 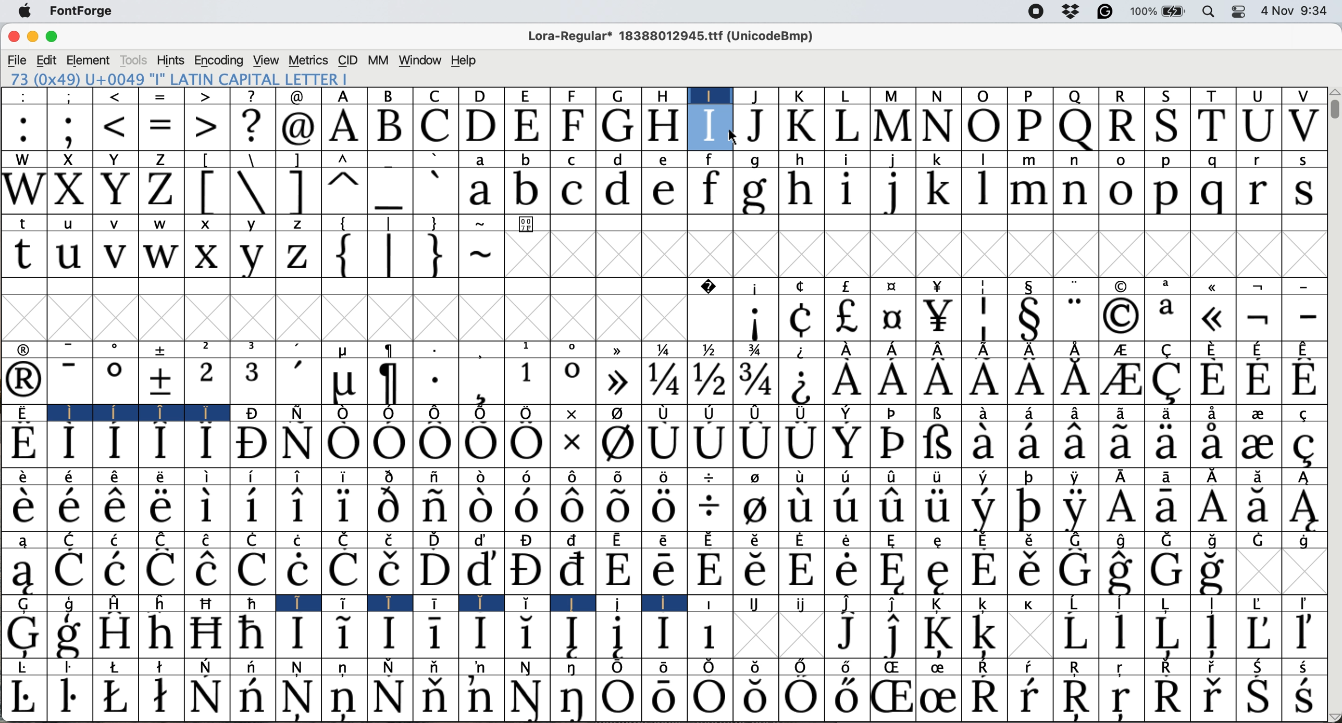 I want to click on Symbol, so click(x=1212, y=634).